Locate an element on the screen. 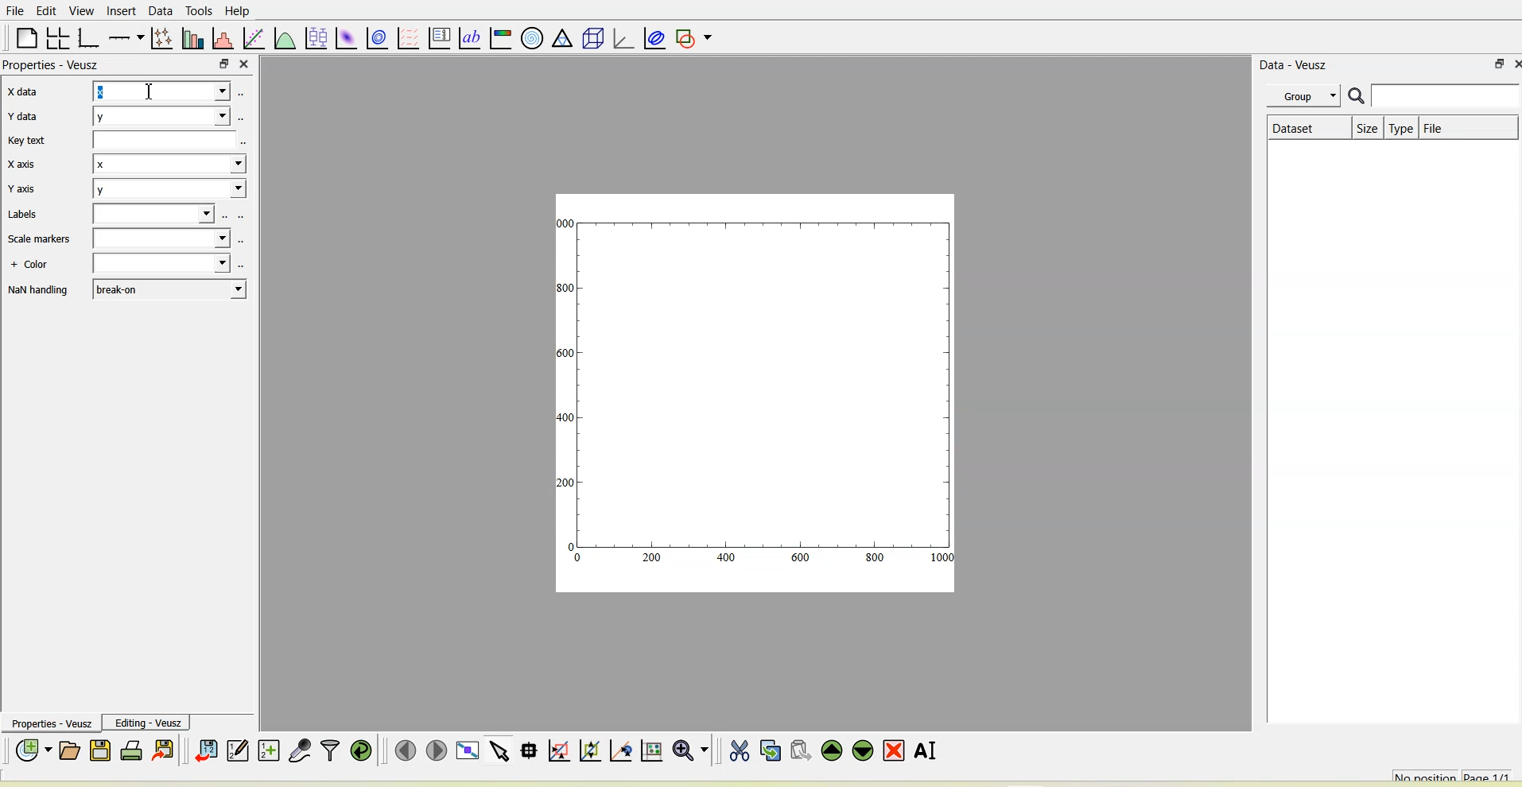  Y data is located at coordinates (27, 118).